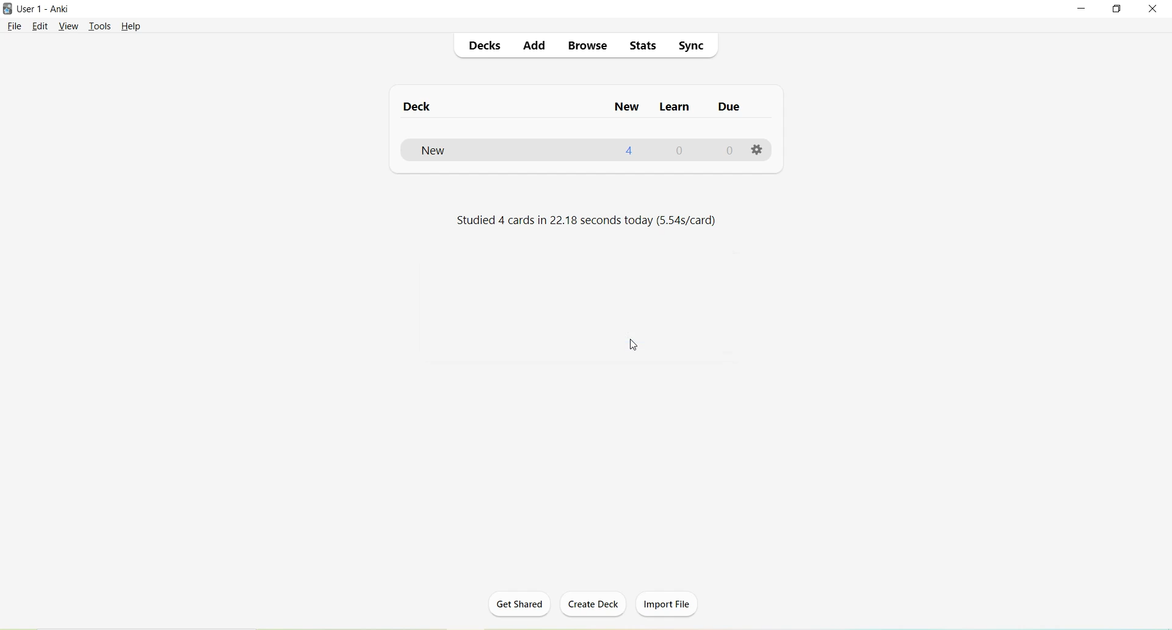  What do you see at coordinates (727, 152) in the screenshot?
I see `0` at bounding box center [727, 152].